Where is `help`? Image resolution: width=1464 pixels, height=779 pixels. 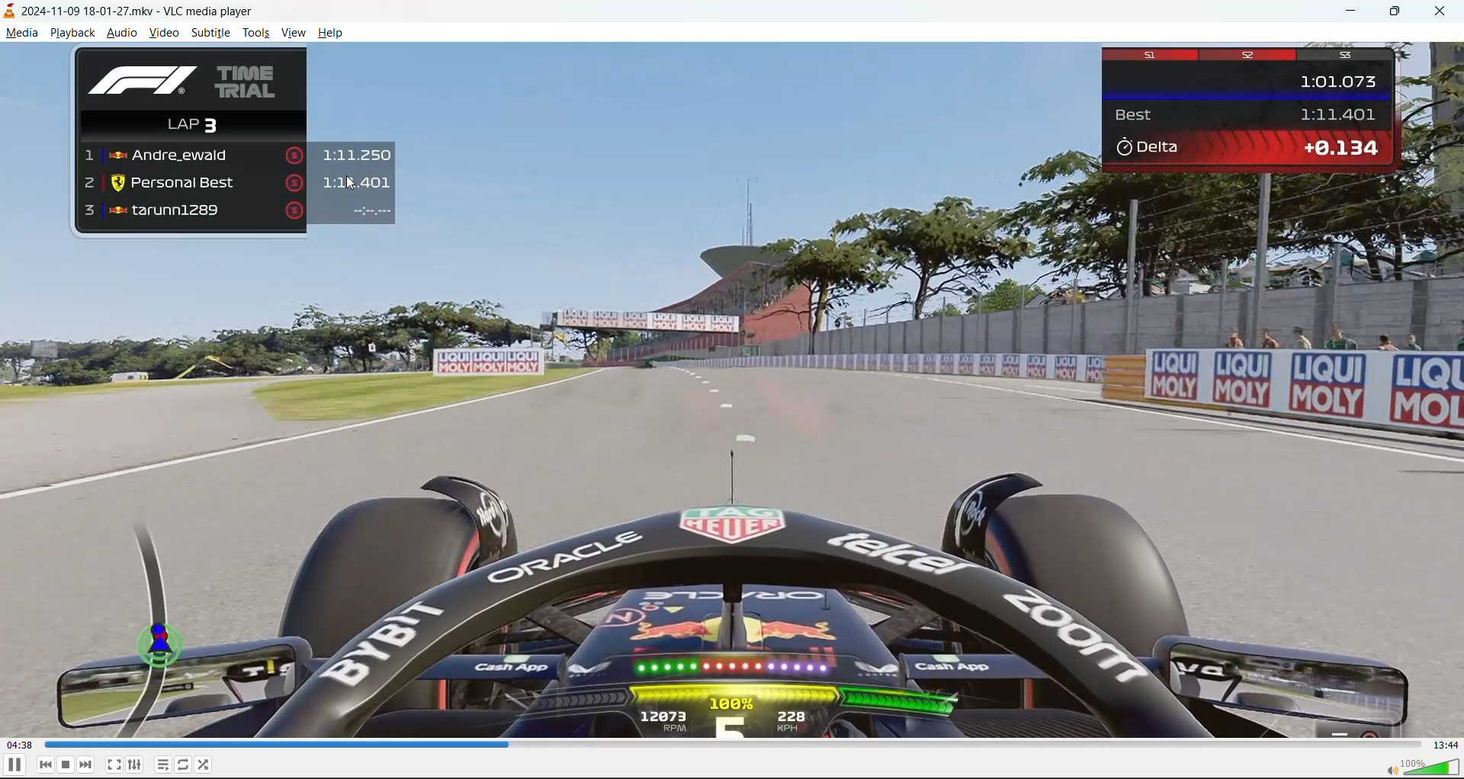
help is located at coordinates (334, 36).